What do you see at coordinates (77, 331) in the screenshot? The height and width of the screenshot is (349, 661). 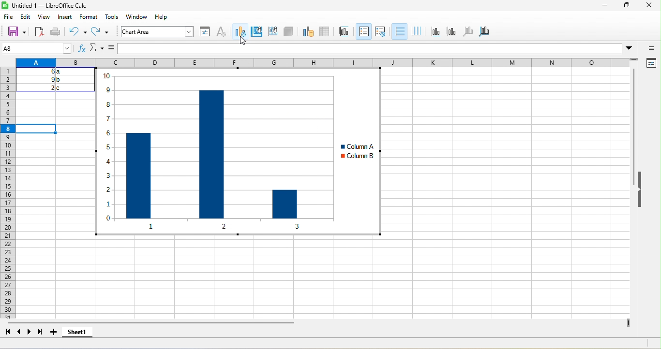 I see `sheet 1` at bounding box center [77, 331].